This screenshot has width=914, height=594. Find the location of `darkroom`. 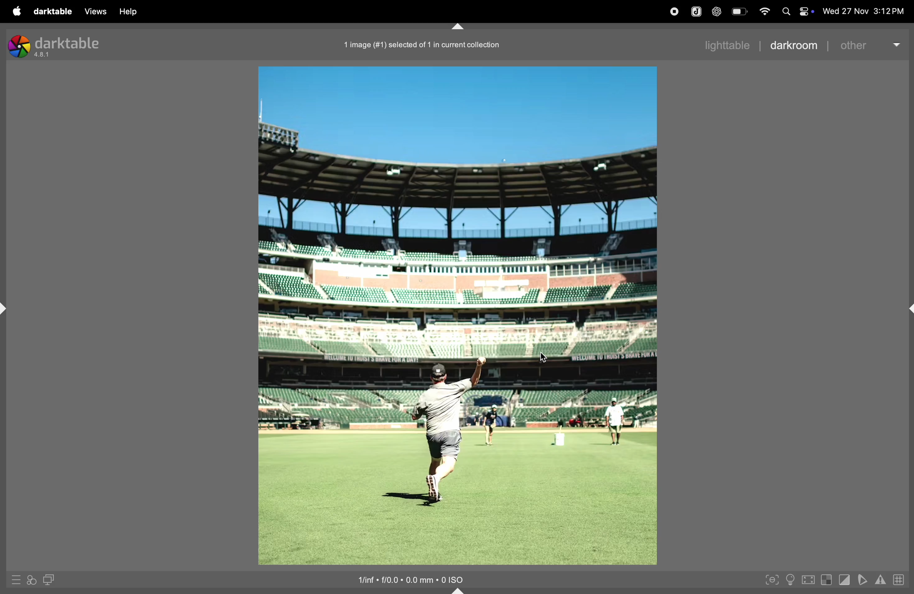

darkroom is located at coordinates (794, 46).